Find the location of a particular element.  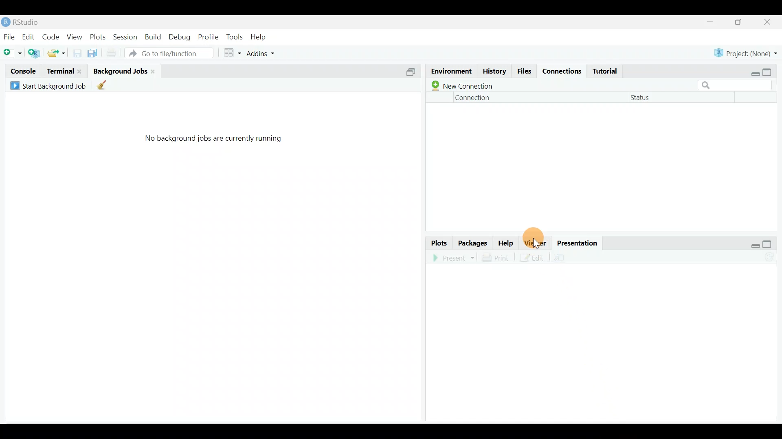

New file is located at coordinates (13, 51).